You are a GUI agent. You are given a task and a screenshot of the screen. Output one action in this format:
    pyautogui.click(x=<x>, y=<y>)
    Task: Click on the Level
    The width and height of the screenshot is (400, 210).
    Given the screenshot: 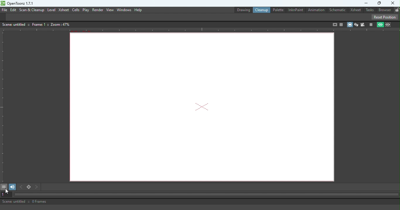 What is the action you would take?
    pyautogui.click(x=52, y=10)
    